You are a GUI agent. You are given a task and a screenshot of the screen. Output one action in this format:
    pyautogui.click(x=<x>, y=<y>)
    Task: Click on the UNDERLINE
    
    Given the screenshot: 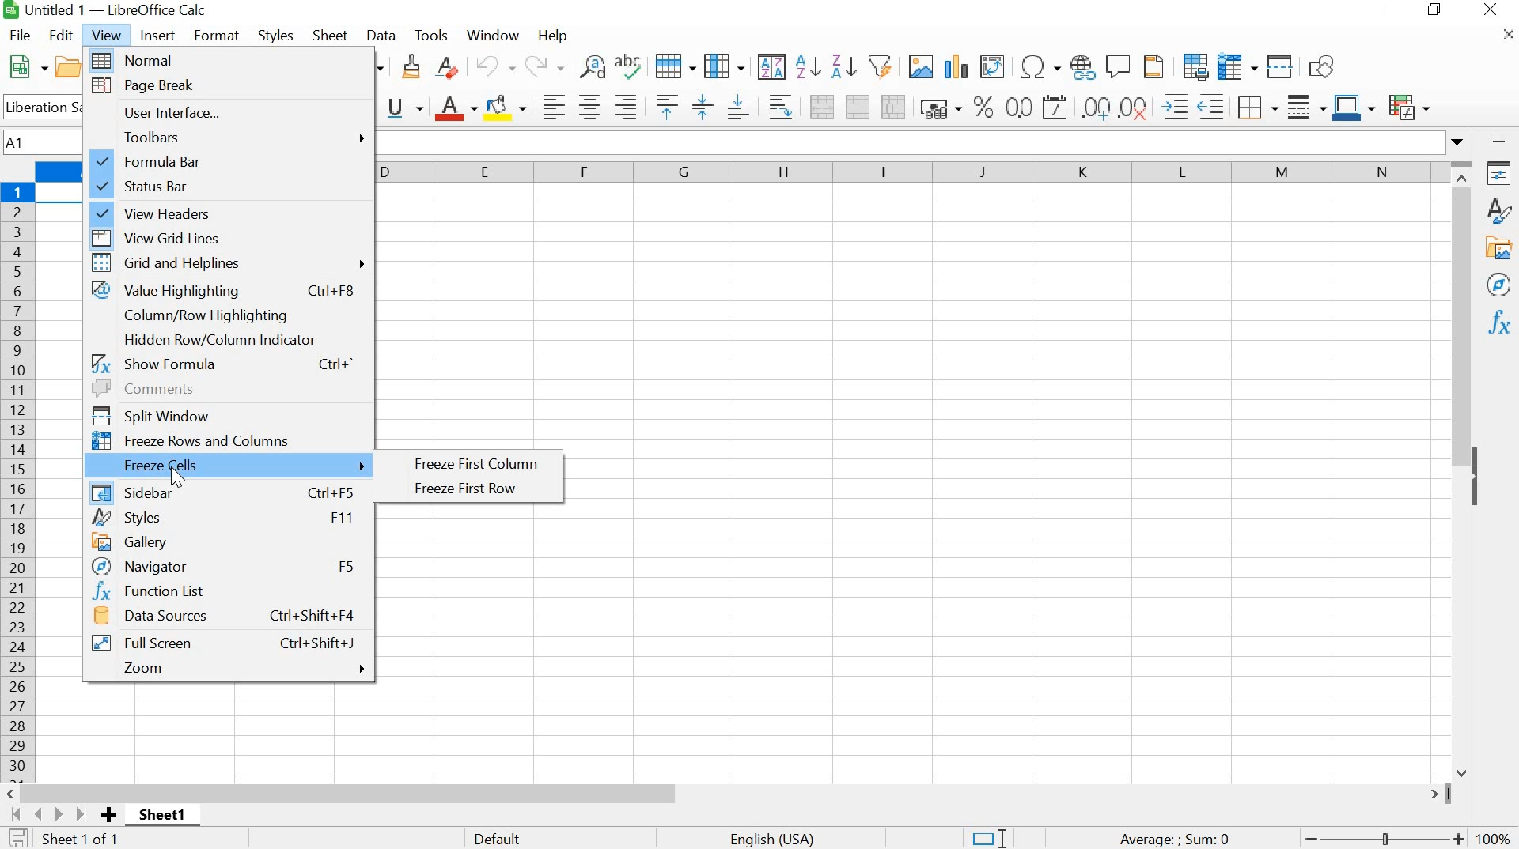 What is the action you would take?
    pyautogui.click(x=405, y=108)
    